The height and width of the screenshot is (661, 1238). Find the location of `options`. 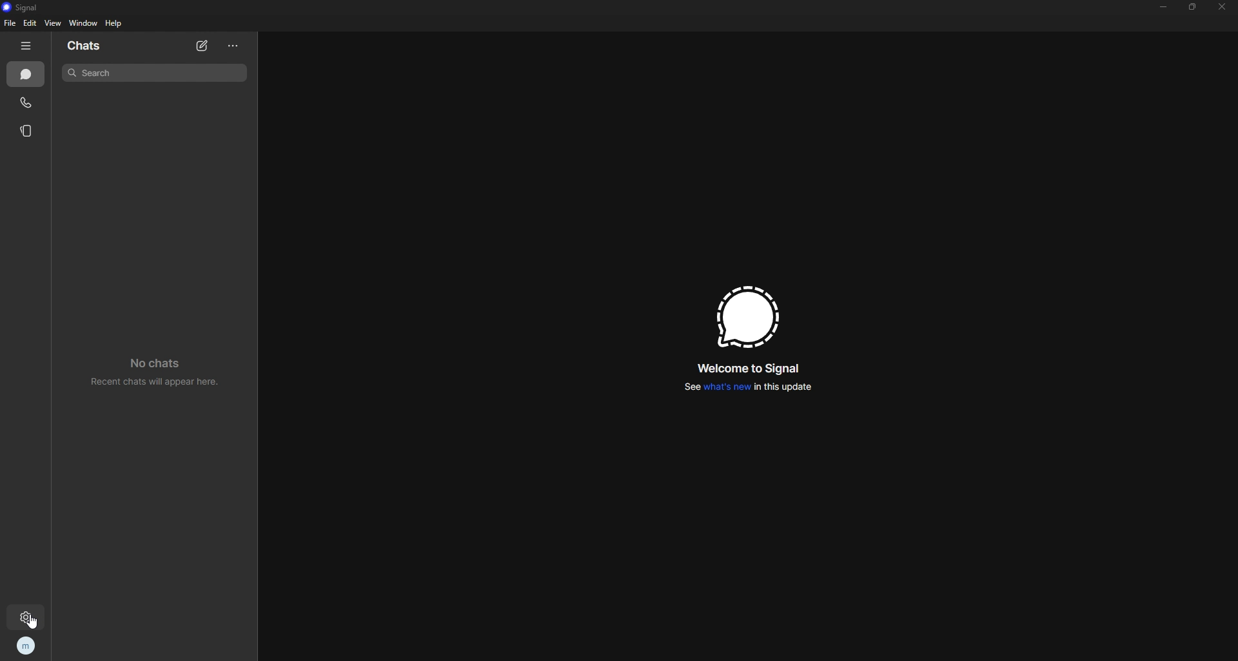

options is located at coordinates (234, 46).